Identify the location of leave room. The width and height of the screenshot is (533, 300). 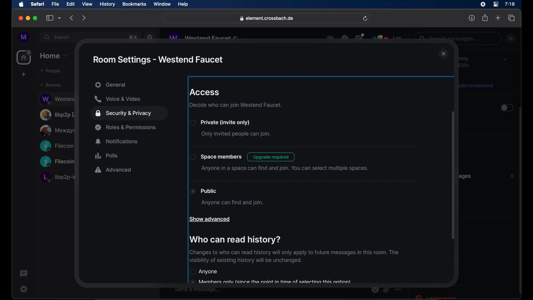
(435, 296).